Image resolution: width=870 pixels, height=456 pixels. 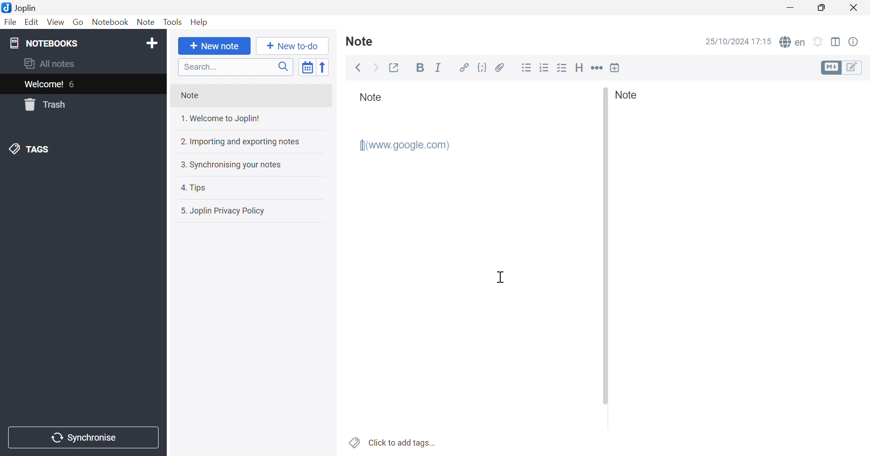 I want to click on Insert time, so click(x=615, y=67).